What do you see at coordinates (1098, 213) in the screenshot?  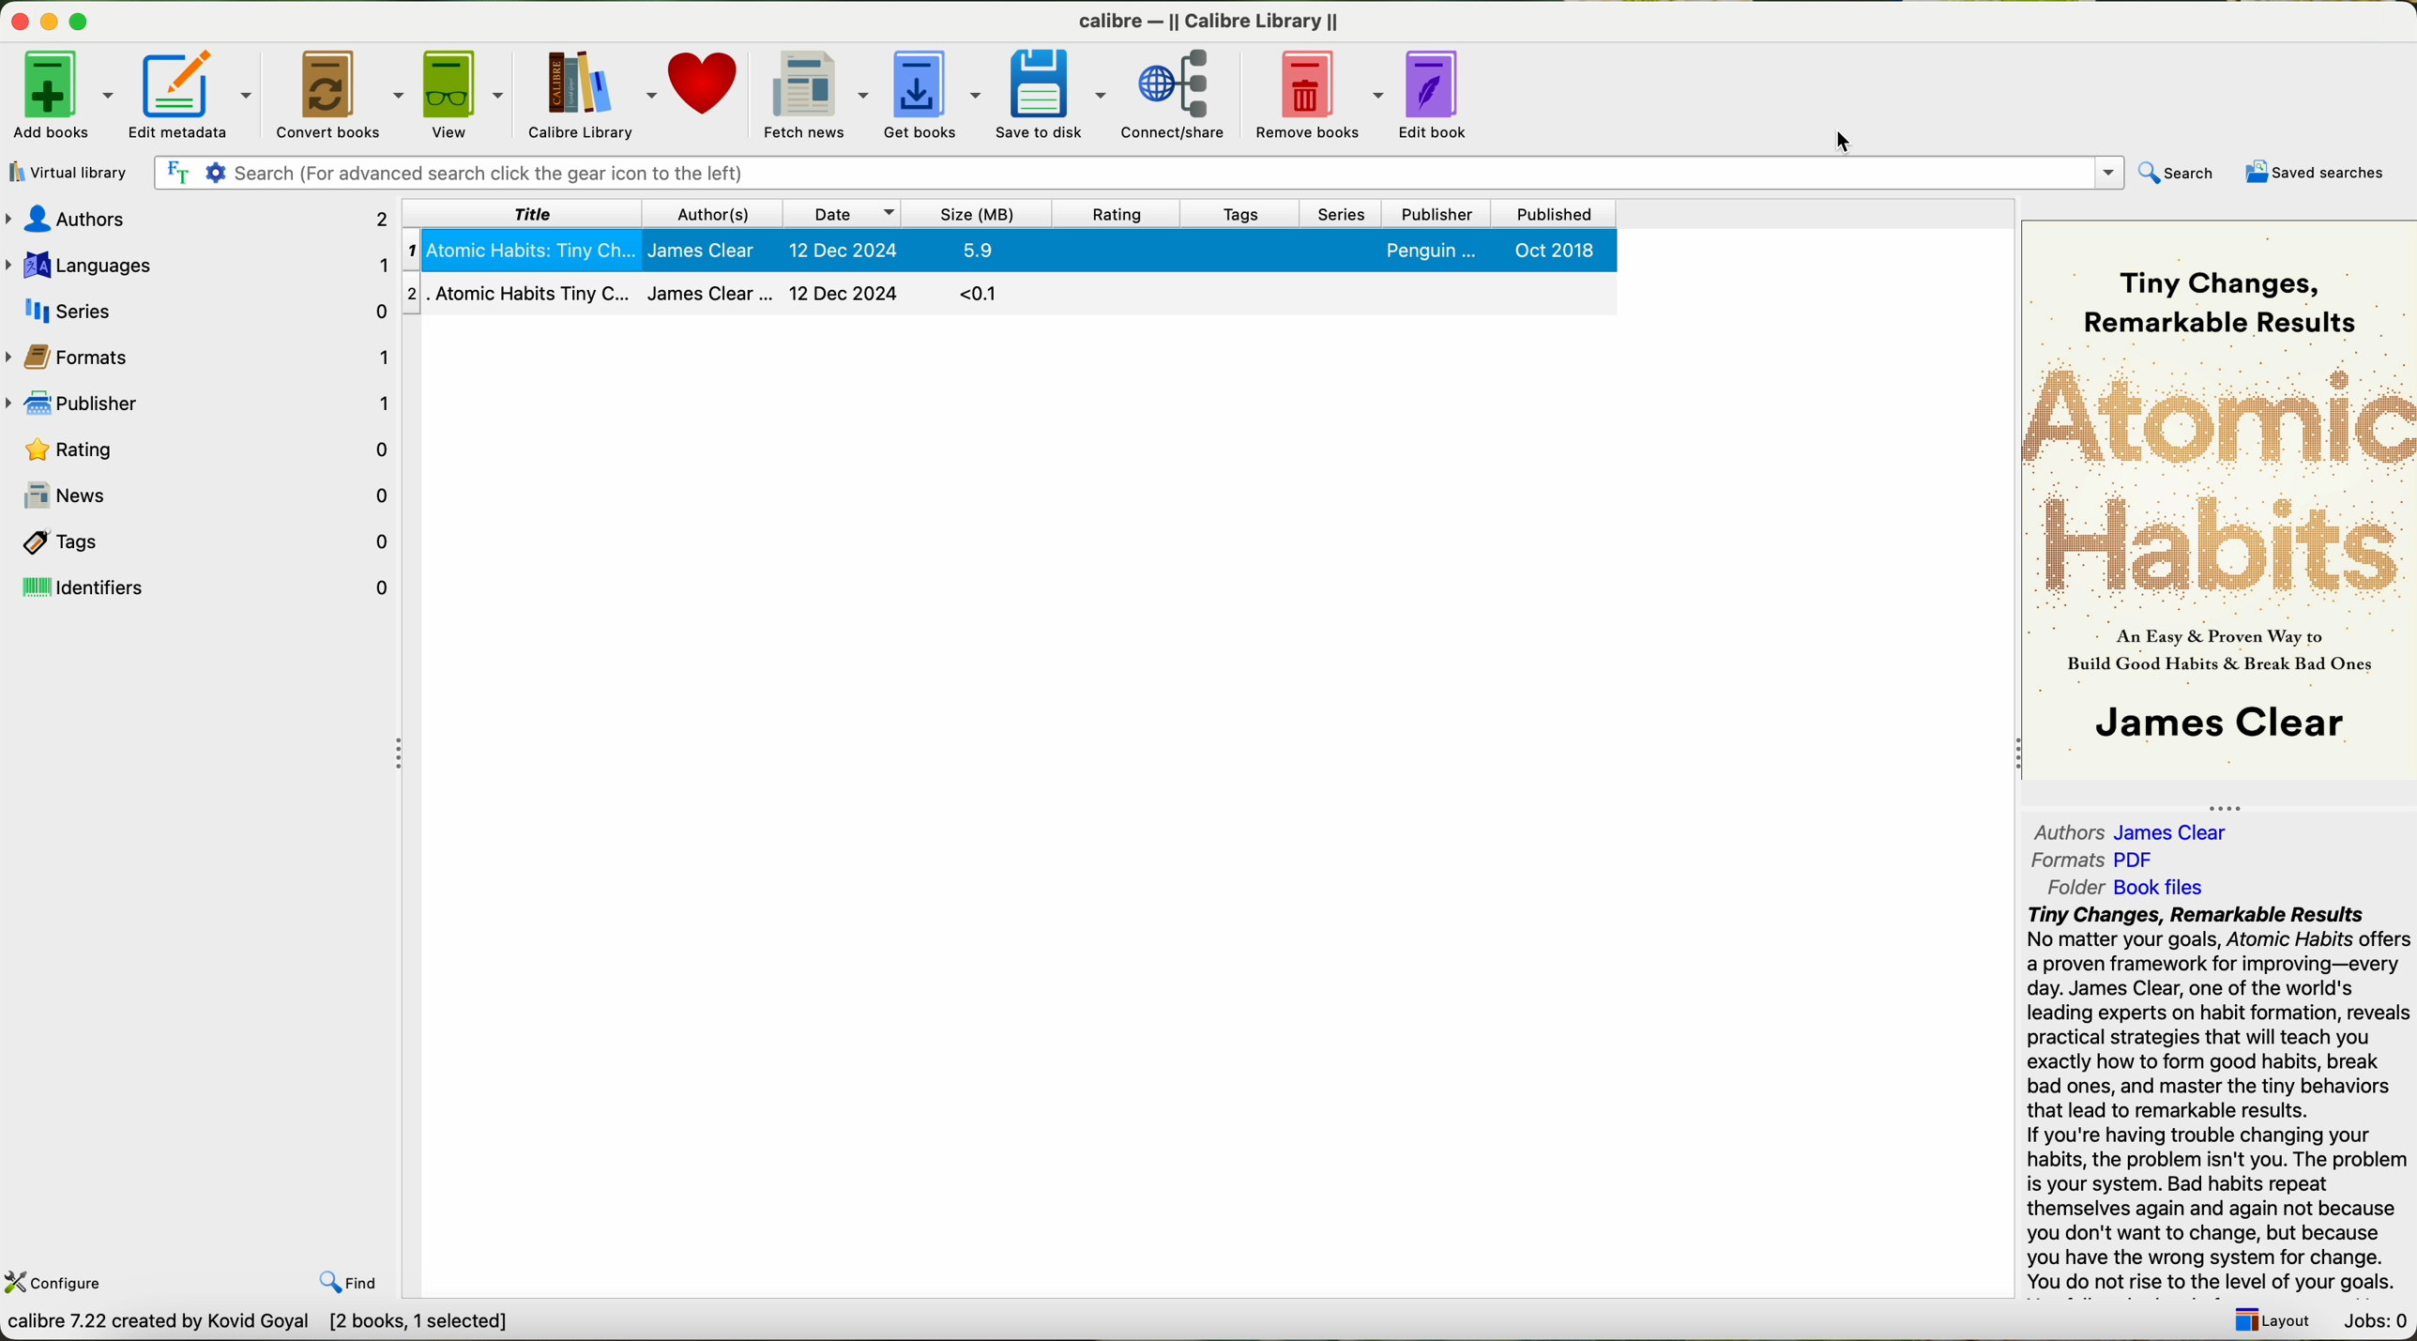 I see `rating` at bounding box center [1098, 213].